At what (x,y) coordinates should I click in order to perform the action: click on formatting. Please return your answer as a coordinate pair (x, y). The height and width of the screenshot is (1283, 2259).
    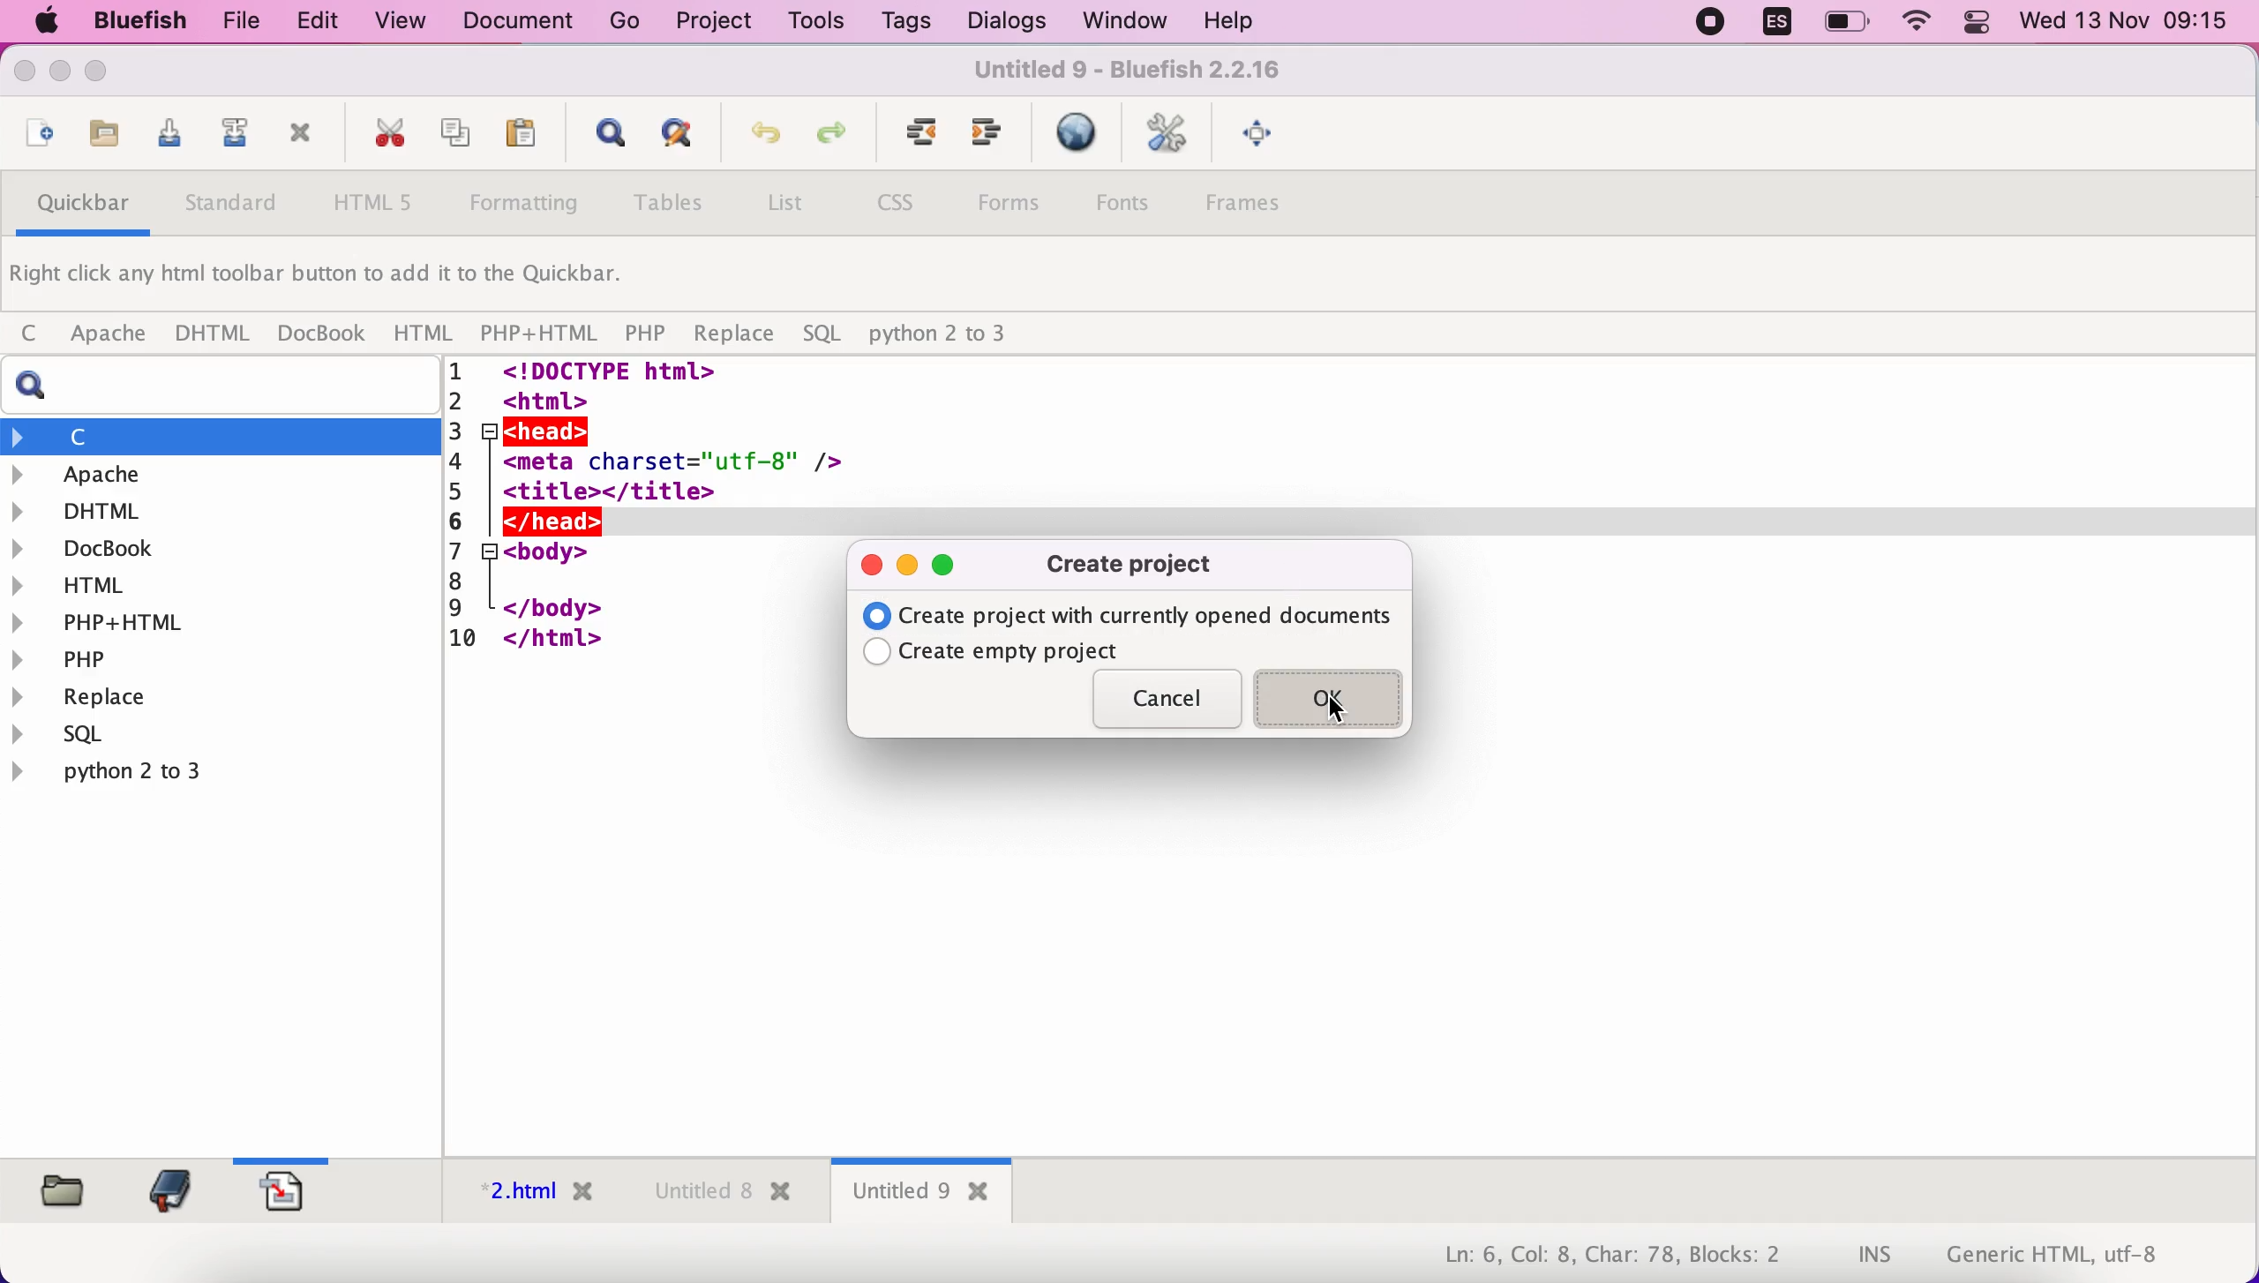
    Looking at the image, I should click on (527, 206).